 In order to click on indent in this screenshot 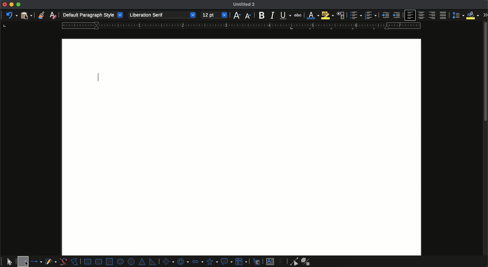, I will do `click(385, 15)`.